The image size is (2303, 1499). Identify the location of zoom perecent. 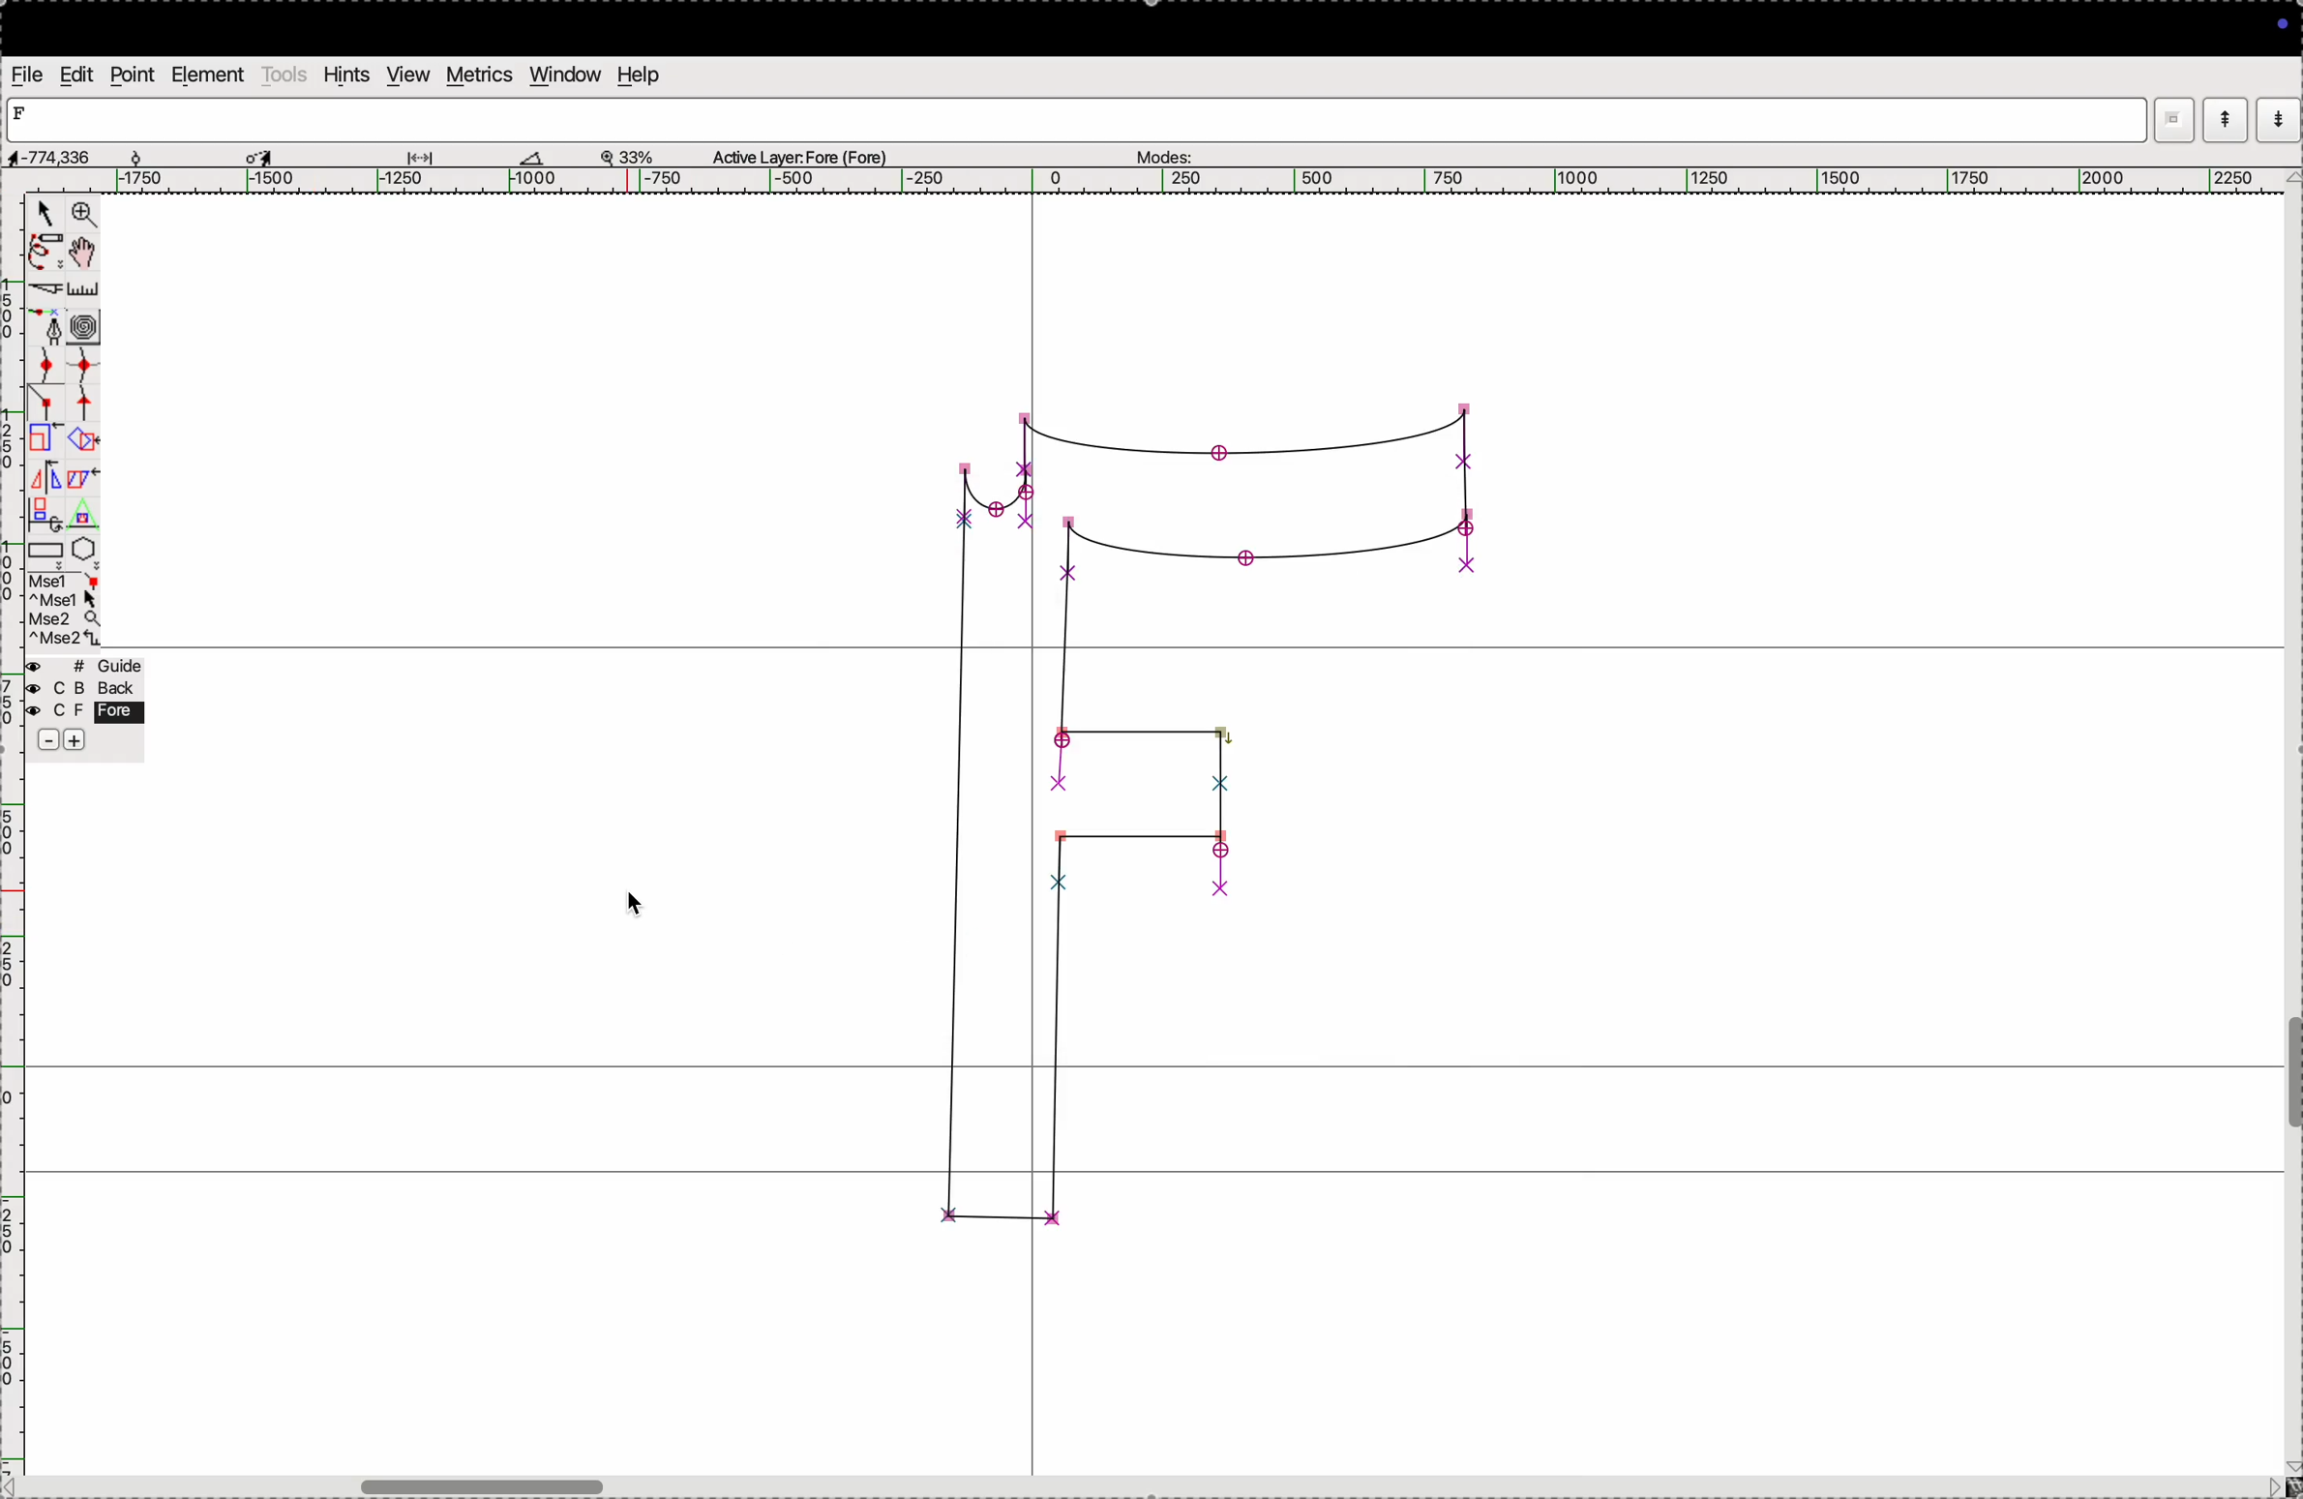
(628, 154).